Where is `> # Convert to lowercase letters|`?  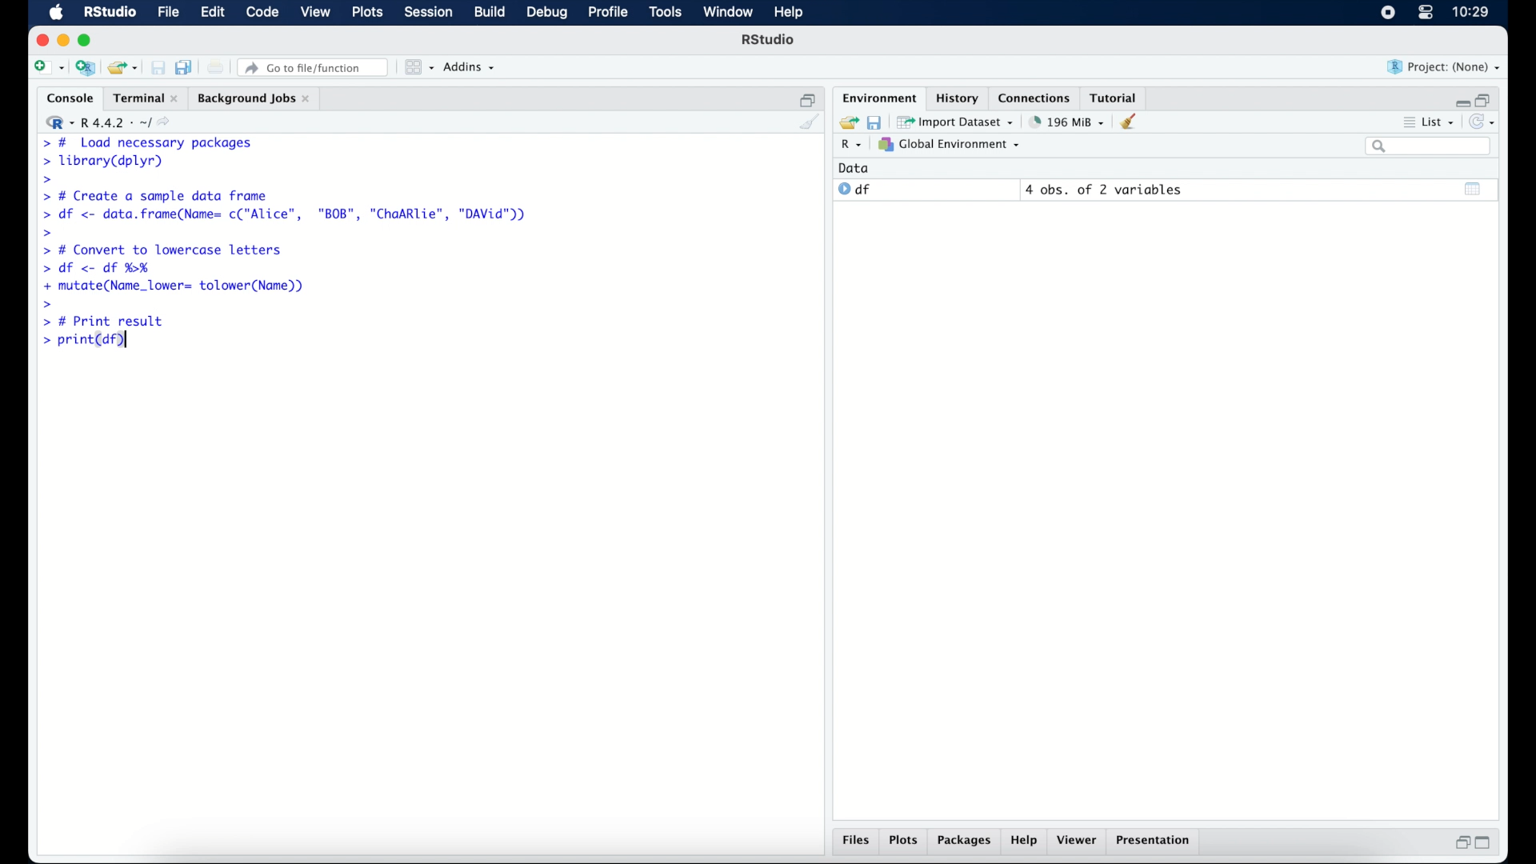 > # Convert to lowercase letters| is located at coordinates (163, 250).